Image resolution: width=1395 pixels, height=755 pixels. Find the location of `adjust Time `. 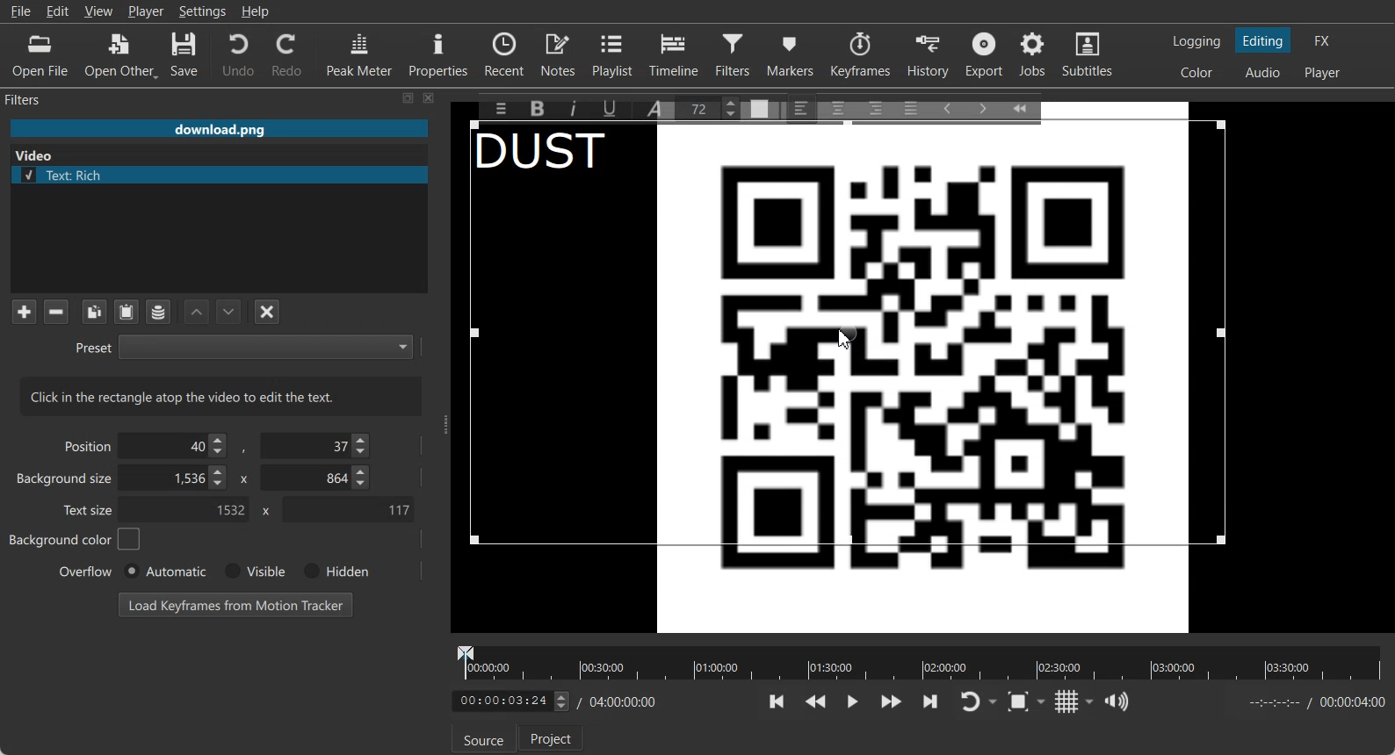

adjust Time  is located at coordinates (510, 702).